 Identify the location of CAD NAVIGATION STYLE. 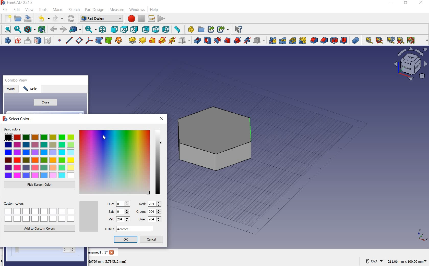
(373, 261).